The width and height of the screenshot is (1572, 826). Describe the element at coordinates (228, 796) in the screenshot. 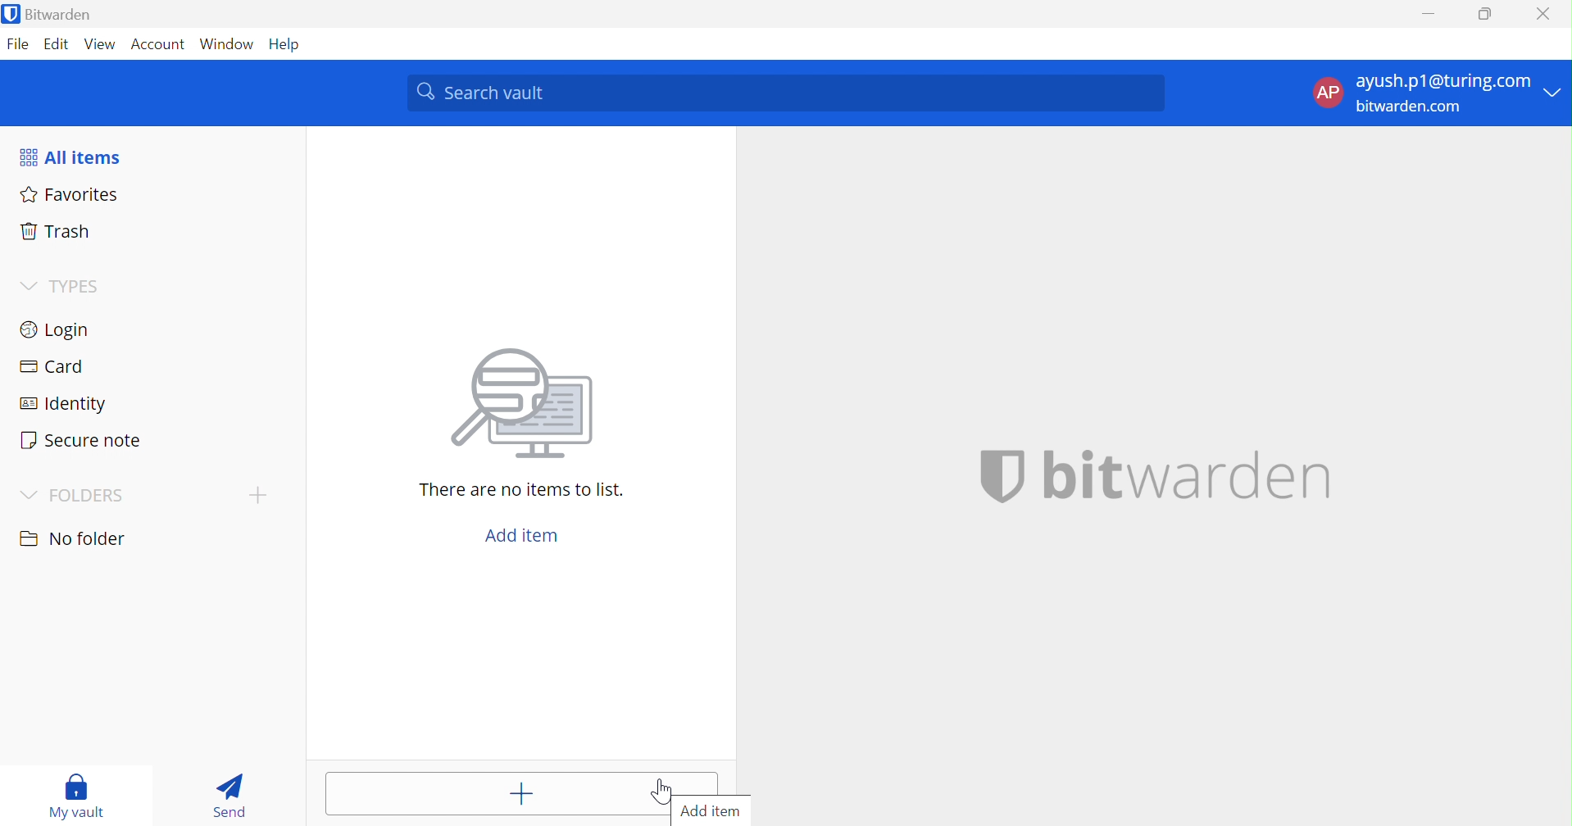

I see `Send` at that location.